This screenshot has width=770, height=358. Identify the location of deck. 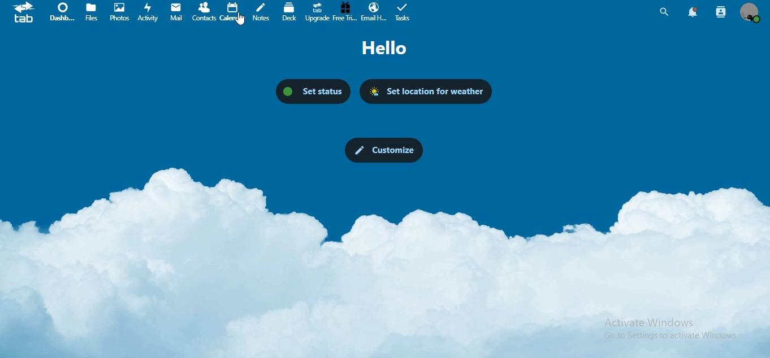
(290, 12).